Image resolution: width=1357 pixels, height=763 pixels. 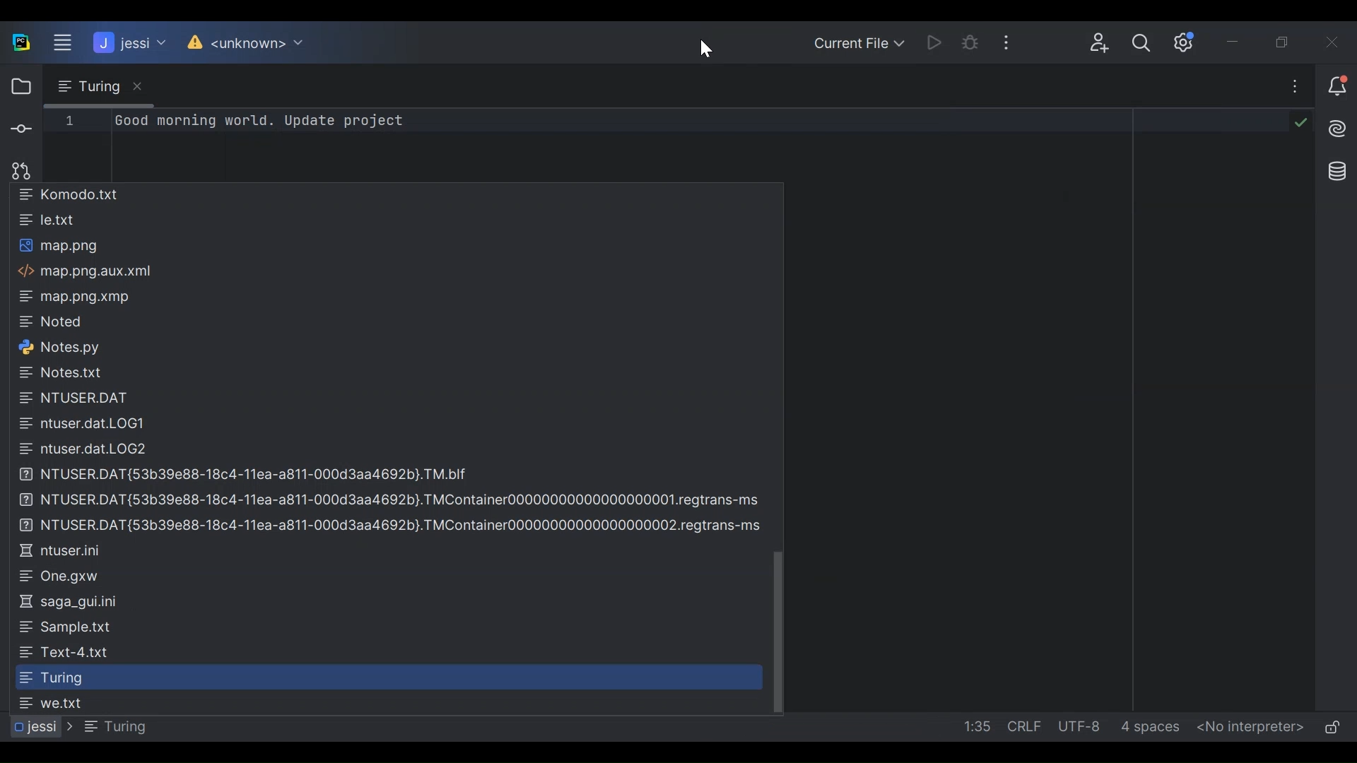 What do you see at coordinates (1152, 728) in the screenshot?
I see `4 spaces` at bounding box center [1152, 728].